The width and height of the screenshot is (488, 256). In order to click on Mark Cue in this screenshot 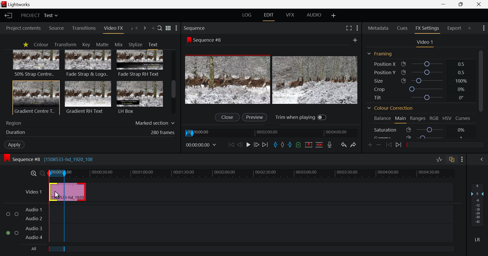, I will do `click(299, 145)`.